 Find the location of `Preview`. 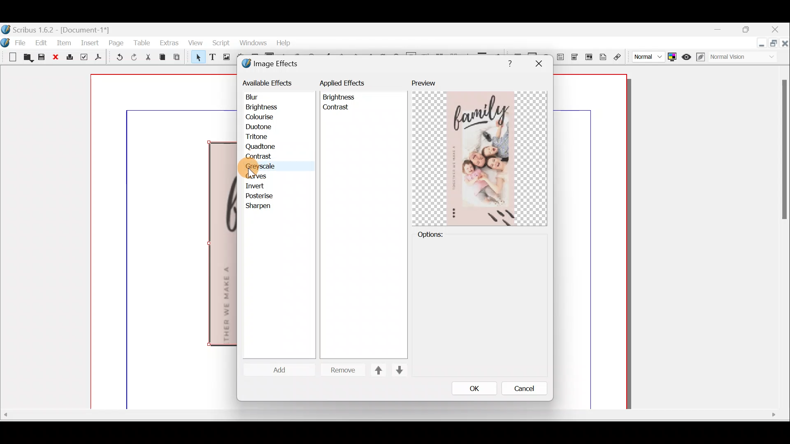

Preview is located at coordinates (428, 81).